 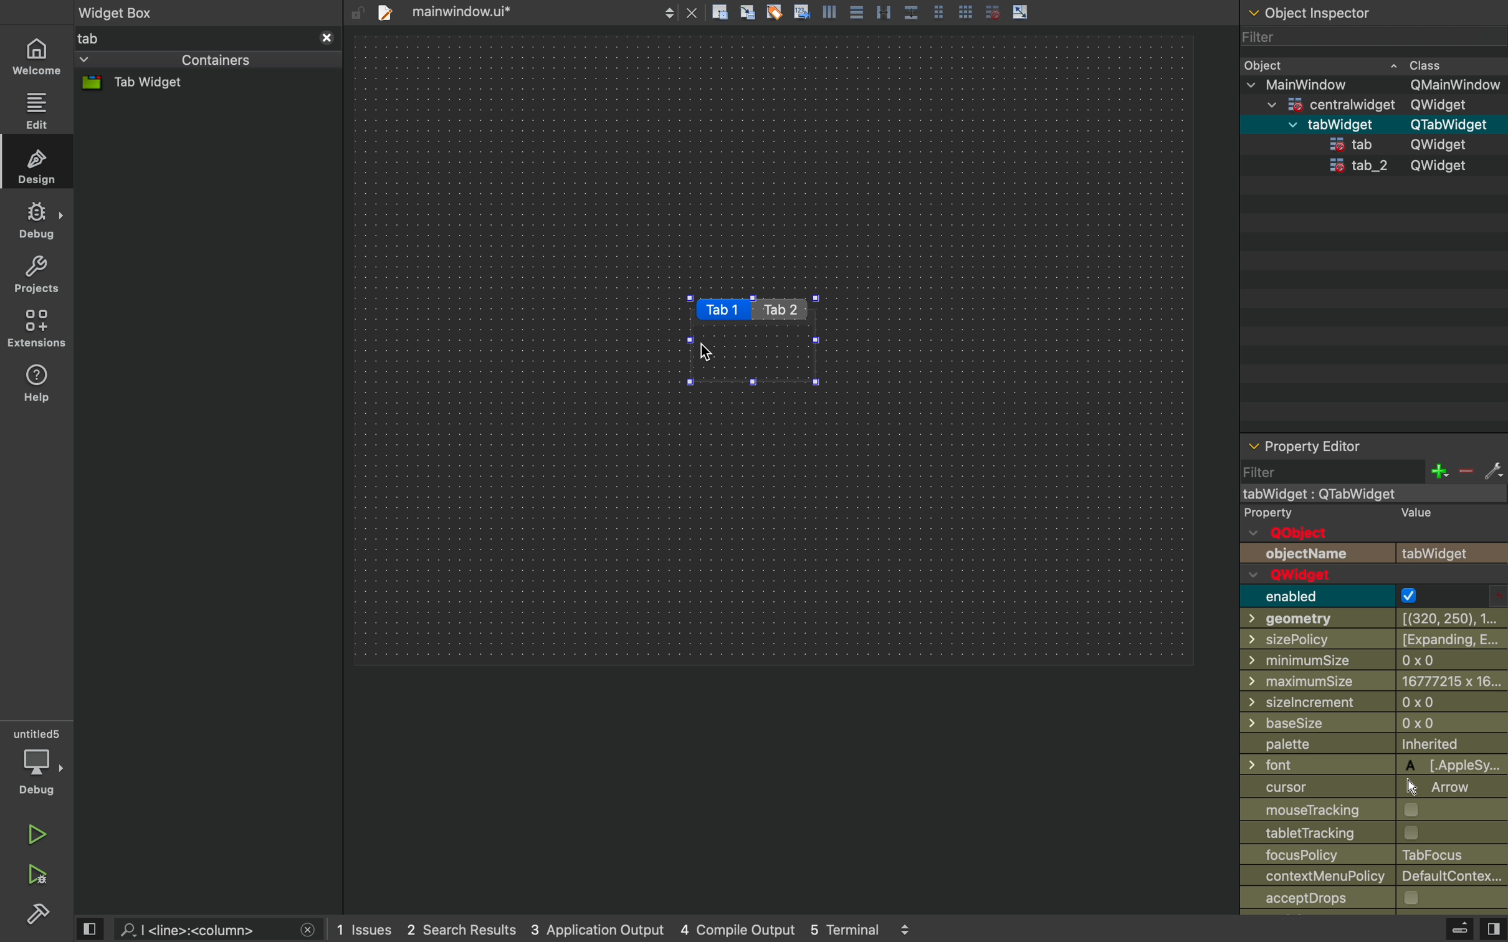 I want to click on enabled, so click(x=1336, y=596).